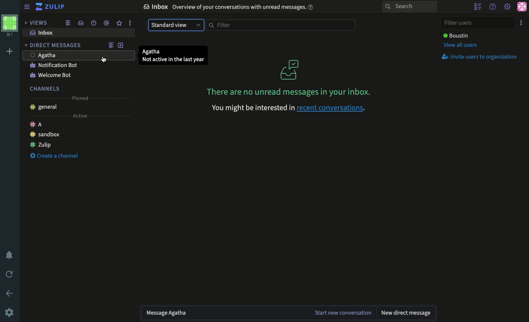 The image size is (529, 322). Describe the element at coordinates (521, 23) in the screenshot. I see `Options` at that location.